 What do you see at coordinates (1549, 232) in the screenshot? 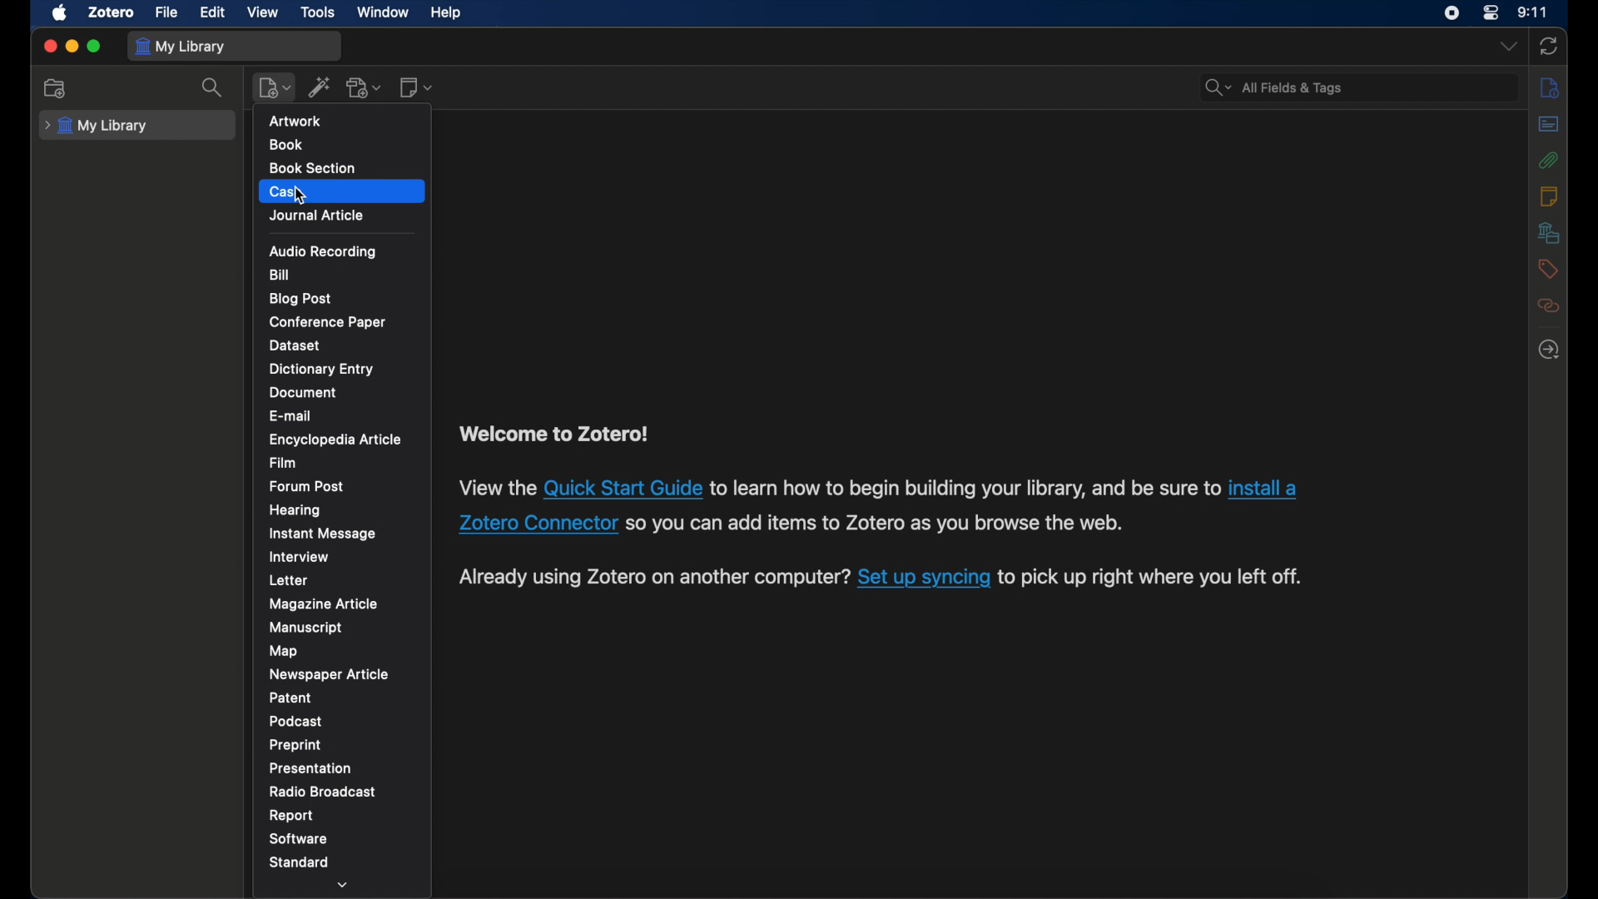
I see `libraries` at bounding box center [1549, 232].